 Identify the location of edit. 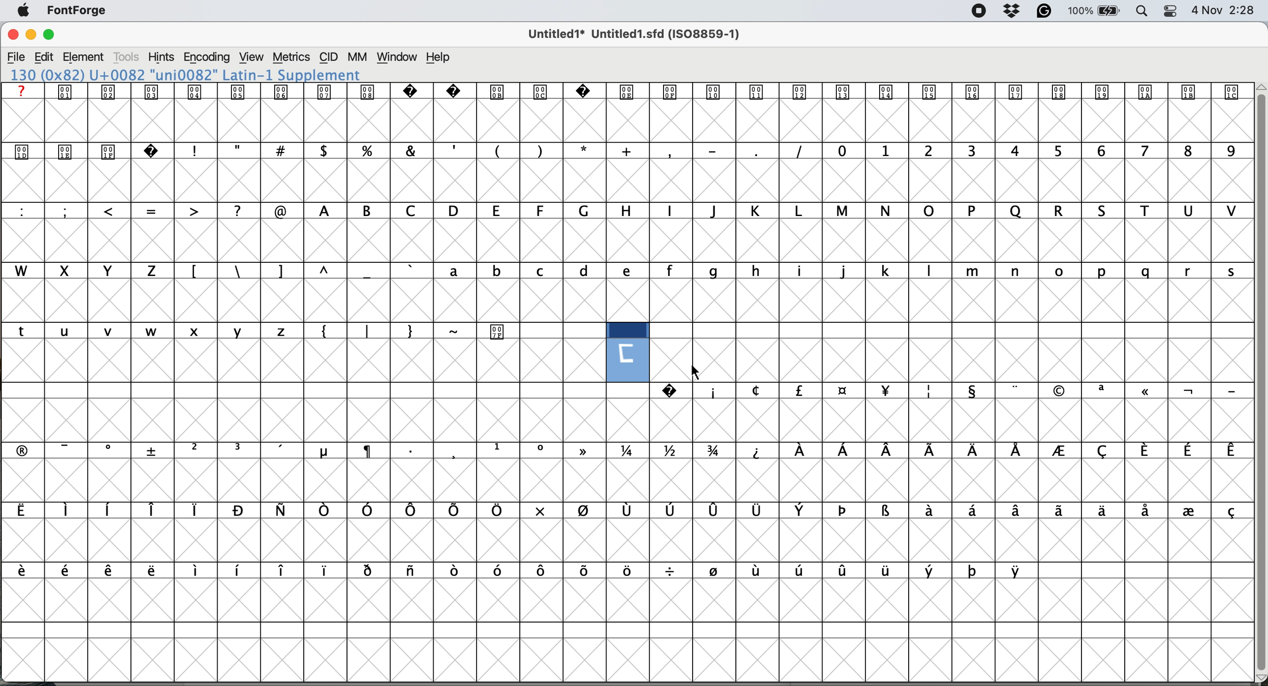
(44, 57).